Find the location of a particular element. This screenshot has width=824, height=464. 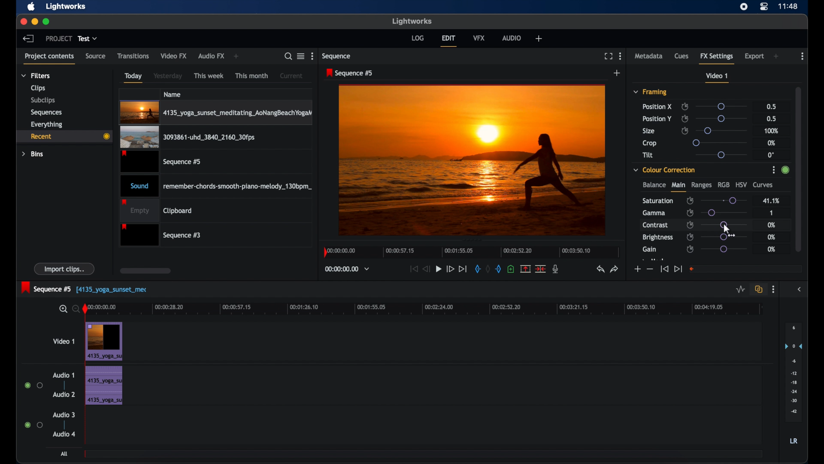

out mark is located at coordinates (499, 269).